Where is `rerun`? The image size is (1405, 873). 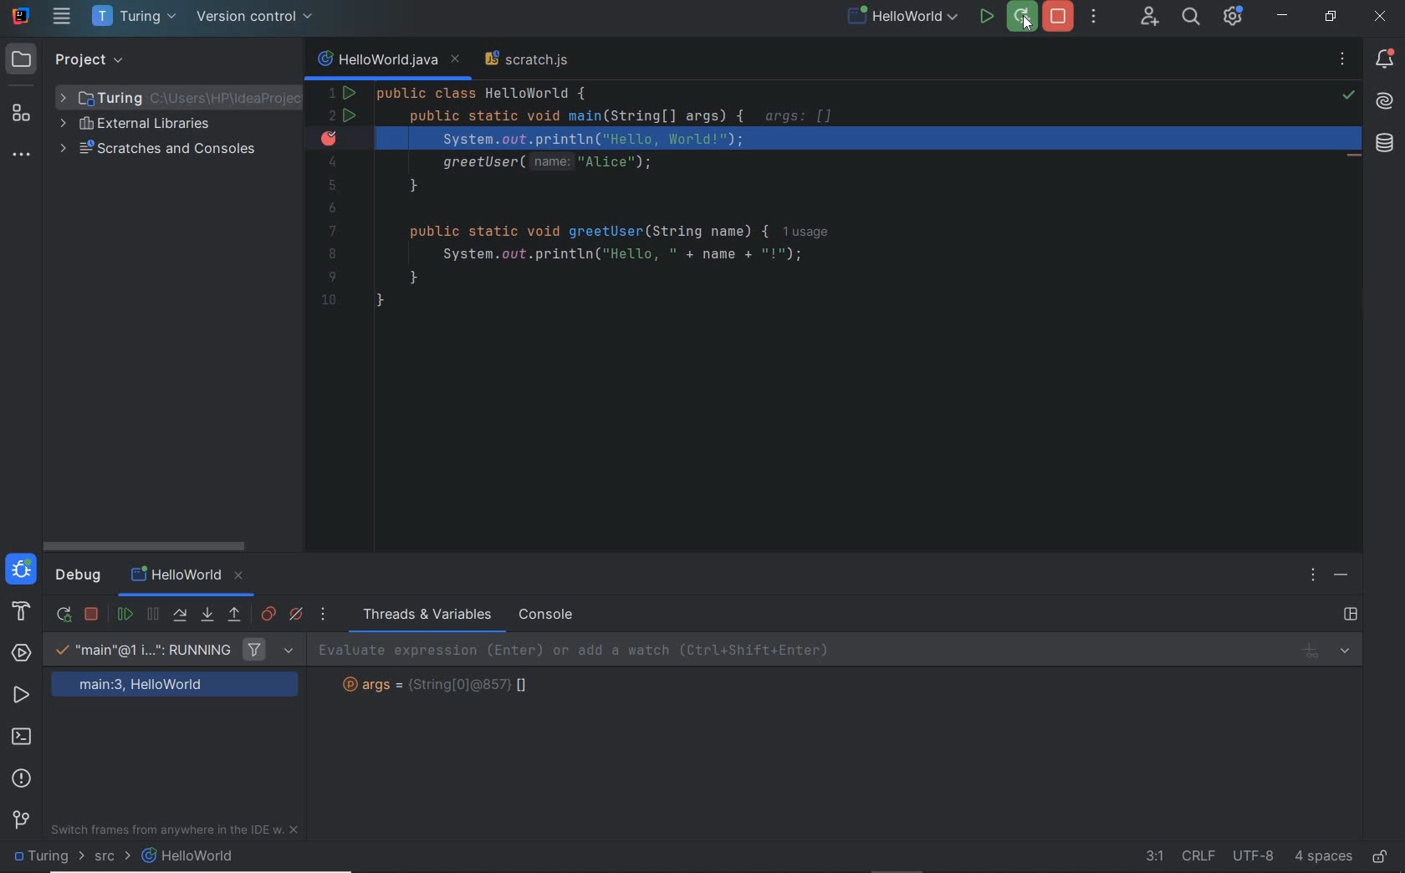
rerun is located at coordinates (64, 612).